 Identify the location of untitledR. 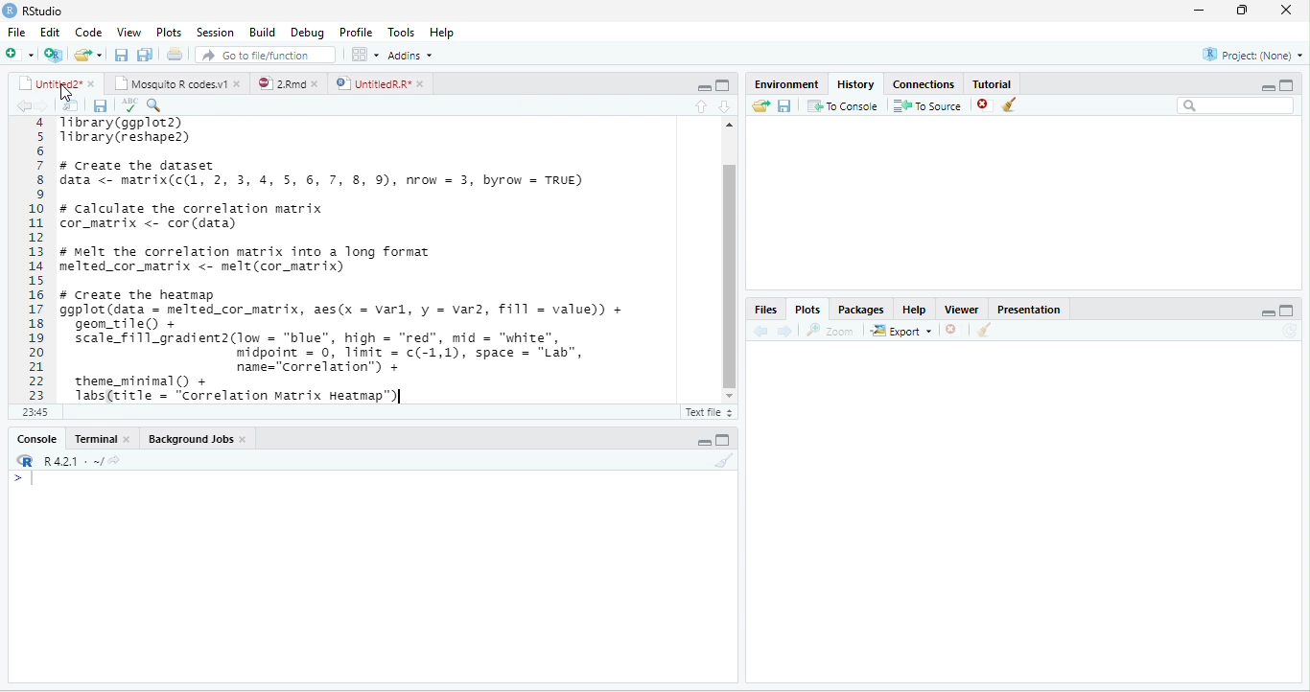
(379, 83).